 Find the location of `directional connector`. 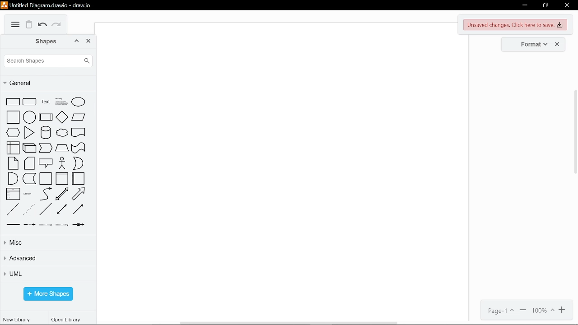

directional connector is located at coordinates (79, 210).